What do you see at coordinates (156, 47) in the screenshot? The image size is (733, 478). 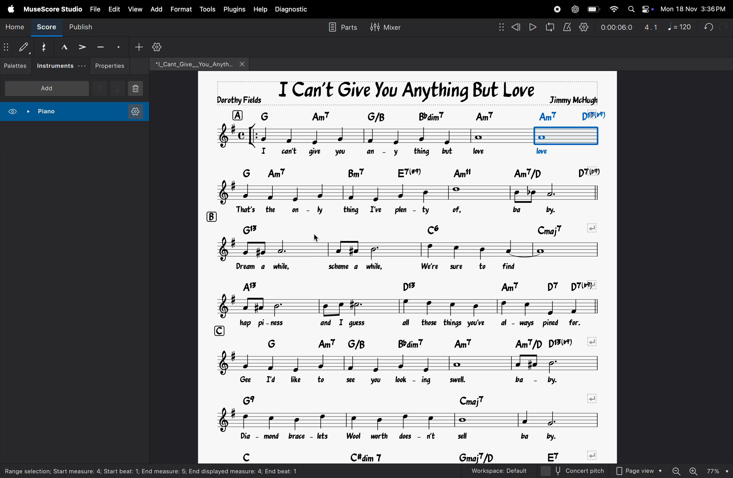 I see `settings` at bounding box center [156, 47].